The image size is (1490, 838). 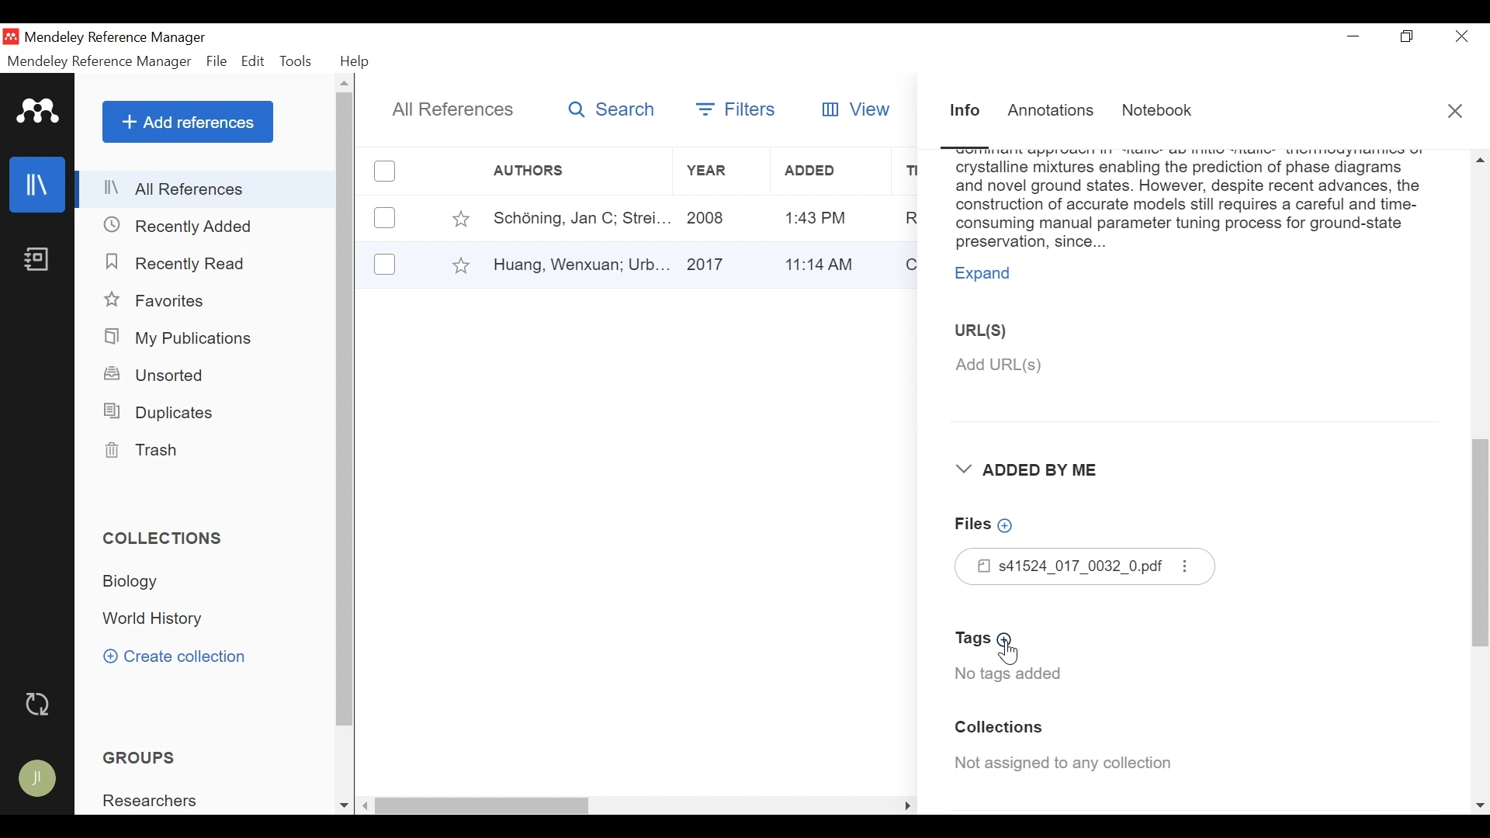 What do you see at coordinates (966, 112) in the screenshot?
I see `Information` at bounding box center [966, 112].